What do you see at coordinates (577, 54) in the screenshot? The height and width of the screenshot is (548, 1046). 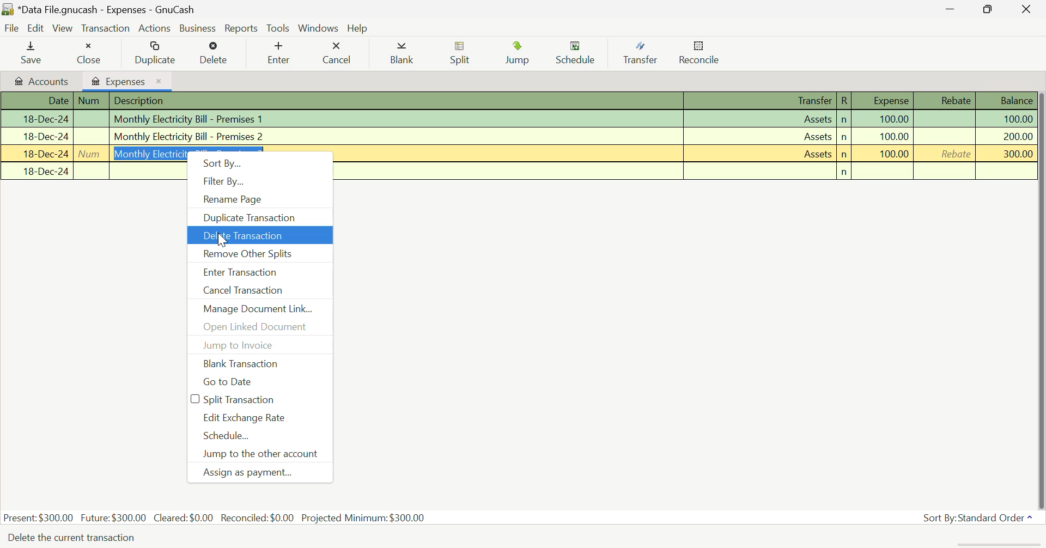 I see `Schedule` at bounding box center [577, 54].